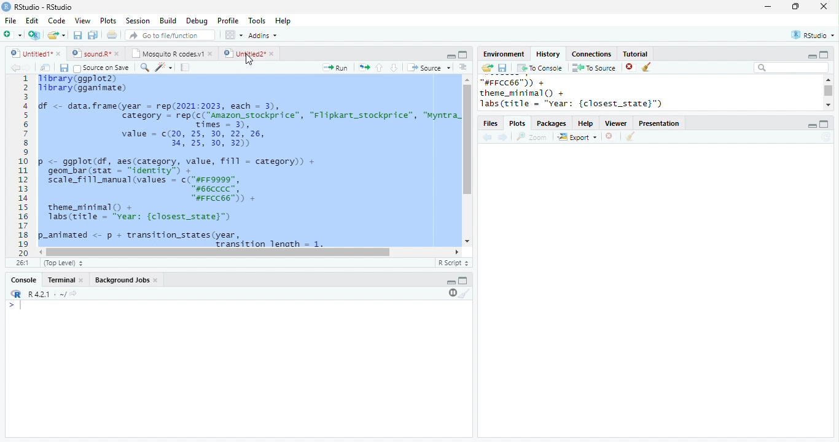 The height and width of the screenshot is (442, 839). Describe the element at coordinates (12, 35) in the screenshot. I see `new file` at that location.